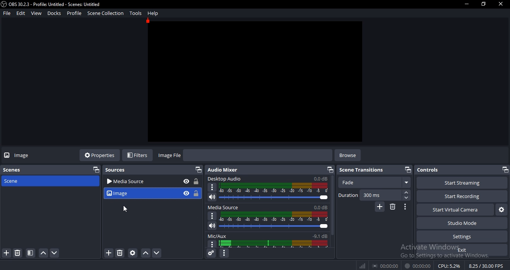 The width and height of the screenshot is (510, 270). I want to click on move down, so click(156, 252).